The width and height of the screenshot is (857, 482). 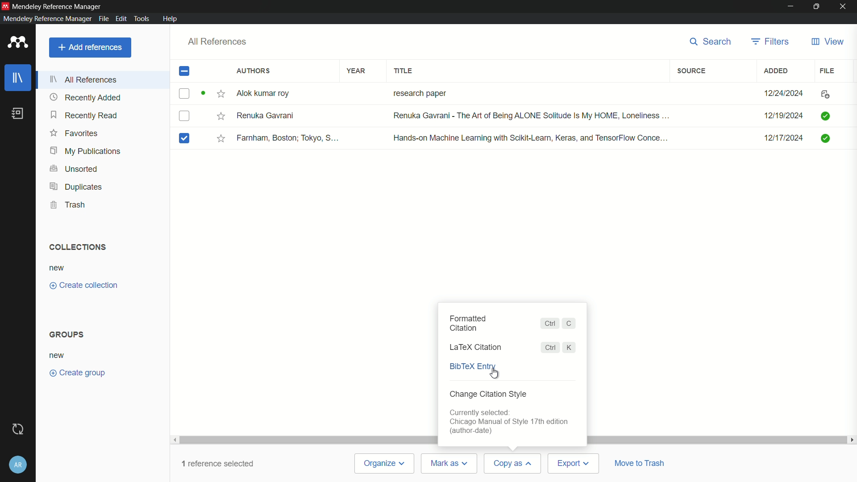 What do you see at coordinates (252, 71) in the screenshot?
I see `authors` at bounding box center [252, 71].